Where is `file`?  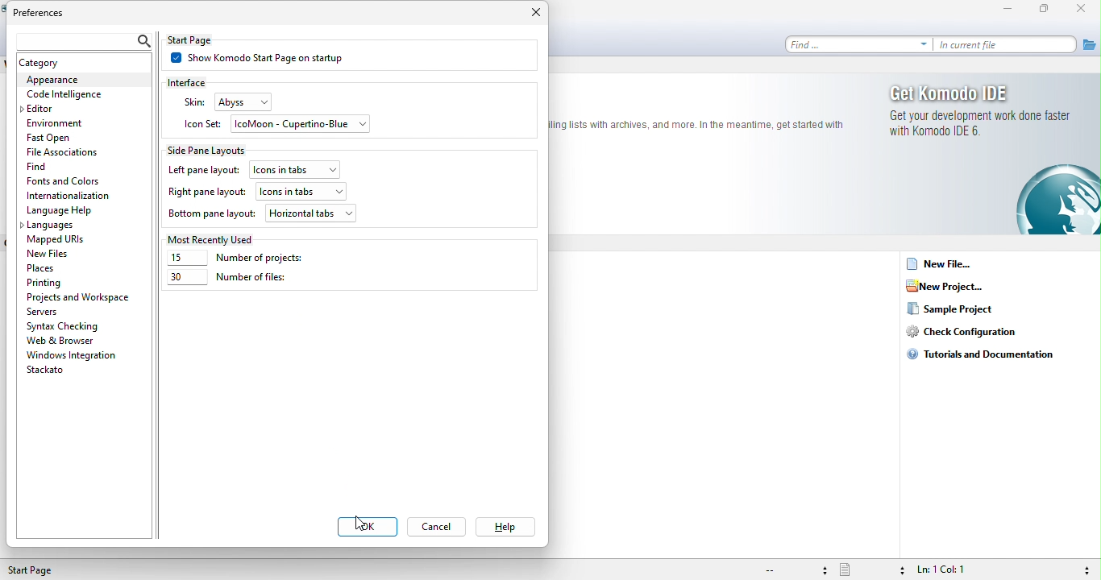
file is located at coordinates (1089, 43).